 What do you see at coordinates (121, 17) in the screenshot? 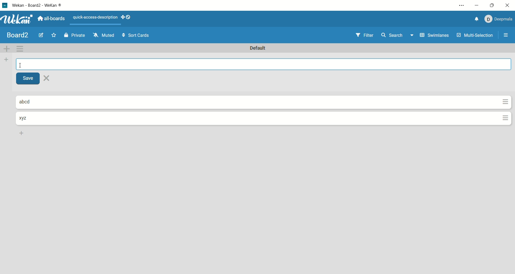
I see `show-desktp-drag-handles` at bounding box center [121, 17].